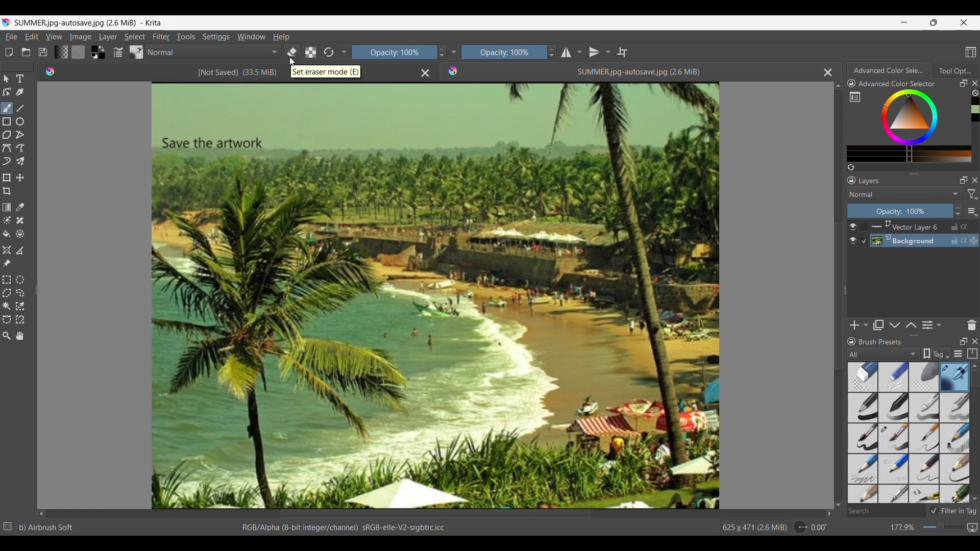  Describe the element at coordinates (282, 37) in the screenshot. I see `Help` at that location.